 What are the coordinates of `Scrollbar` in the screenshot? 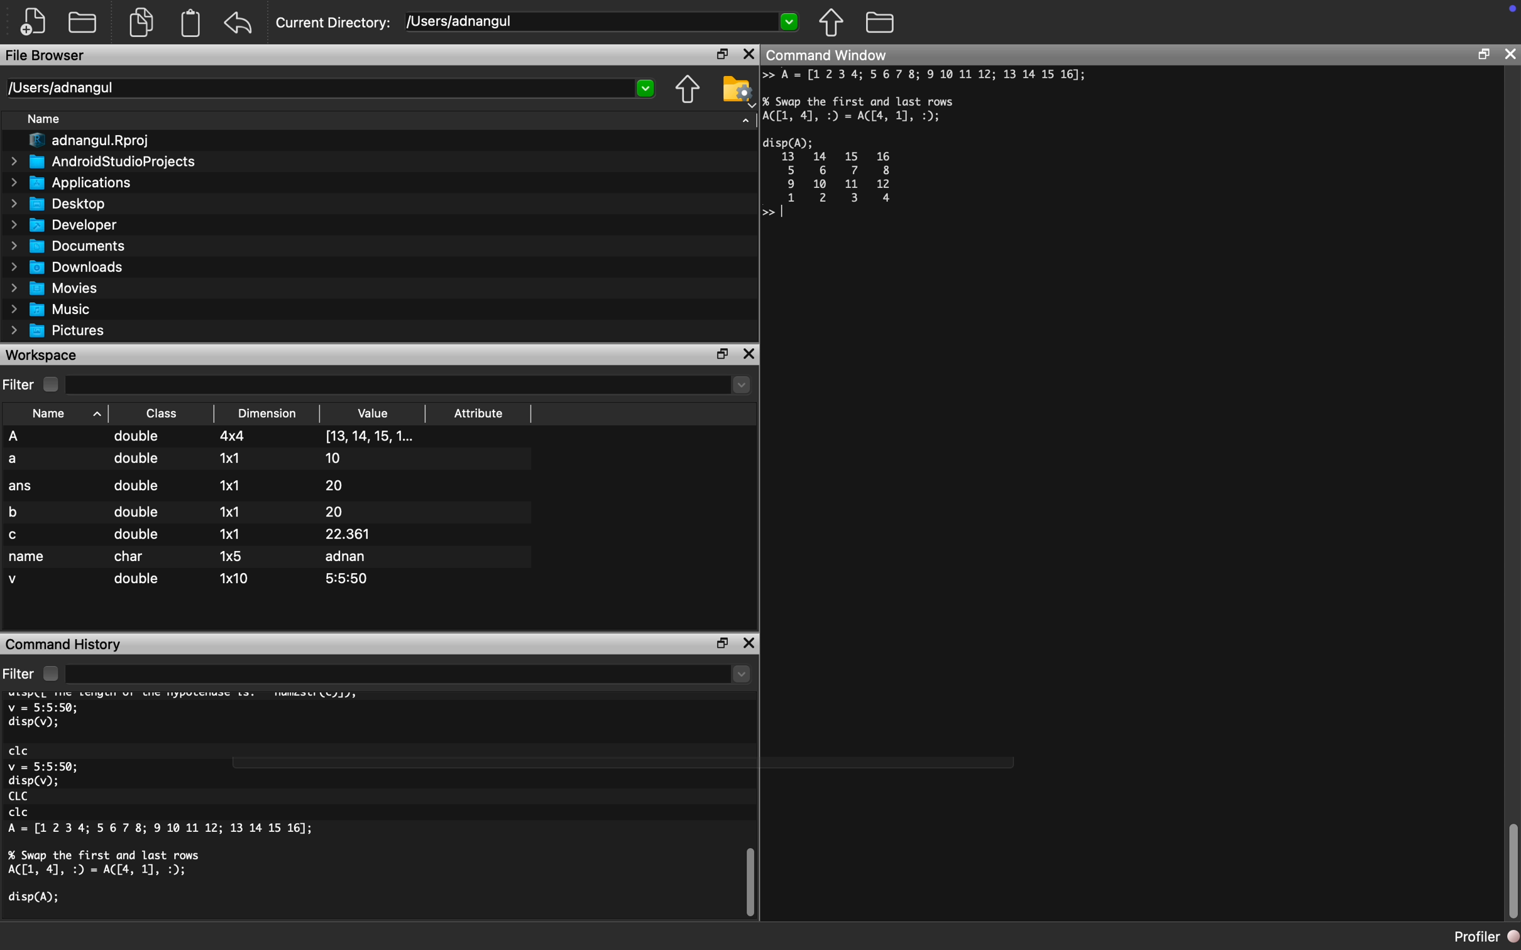 It's located at (1505, 861).